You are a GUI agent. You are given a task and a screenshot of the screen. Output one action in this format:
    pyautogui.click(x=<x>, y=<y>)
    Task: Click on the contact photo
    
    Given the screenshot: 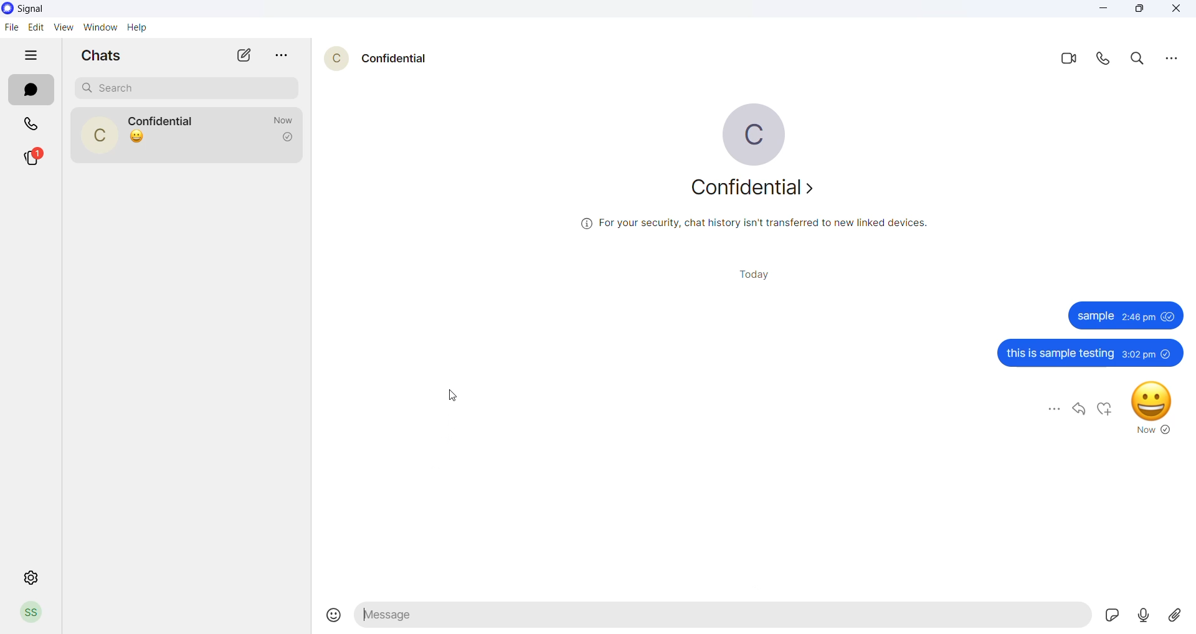 What is the action you would take?
    pyautogui.click(x=98, y=135)
    